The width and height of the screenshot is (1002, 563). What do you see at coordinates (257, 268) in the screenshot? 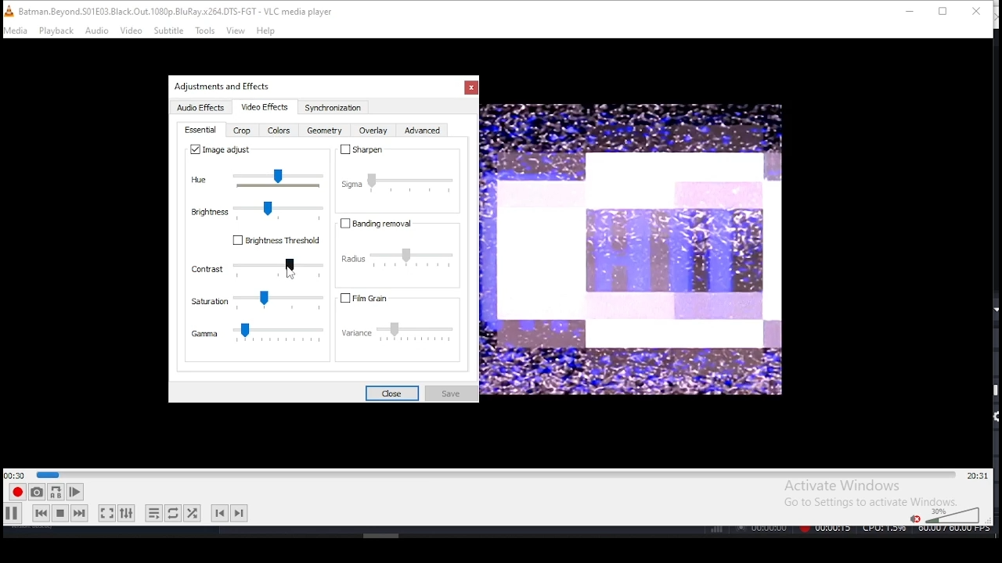
I see `contrast settings slider` at bounding box center [257, 268].